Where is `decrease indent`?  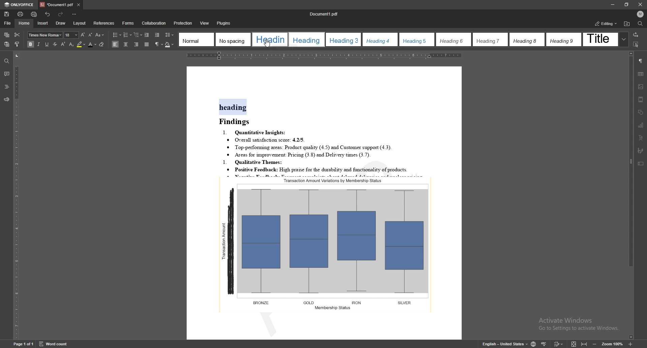
decrease indent is located at coordinates (147, 35).